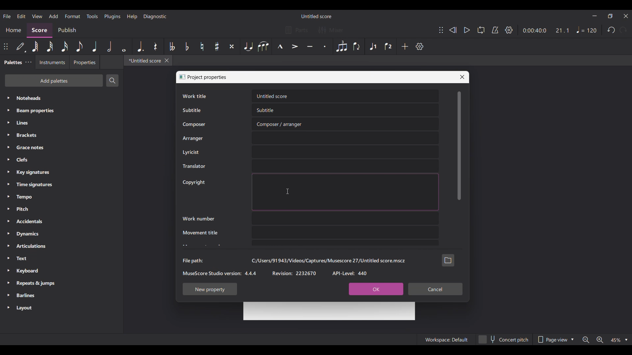 This screenshot has width=632, height=355. I want to click on New property, so click(210, 289).